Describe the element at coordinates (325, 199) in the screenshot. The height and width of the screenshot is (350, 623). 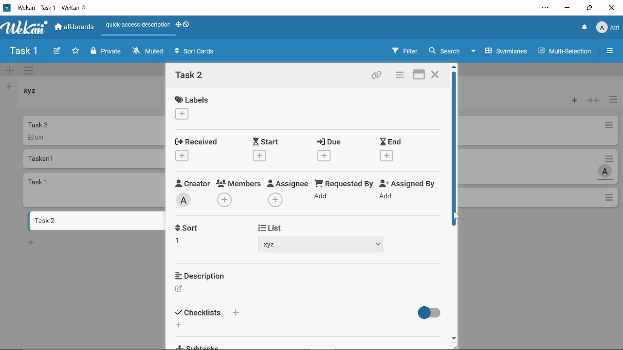
I see `Add requested by` at that location.